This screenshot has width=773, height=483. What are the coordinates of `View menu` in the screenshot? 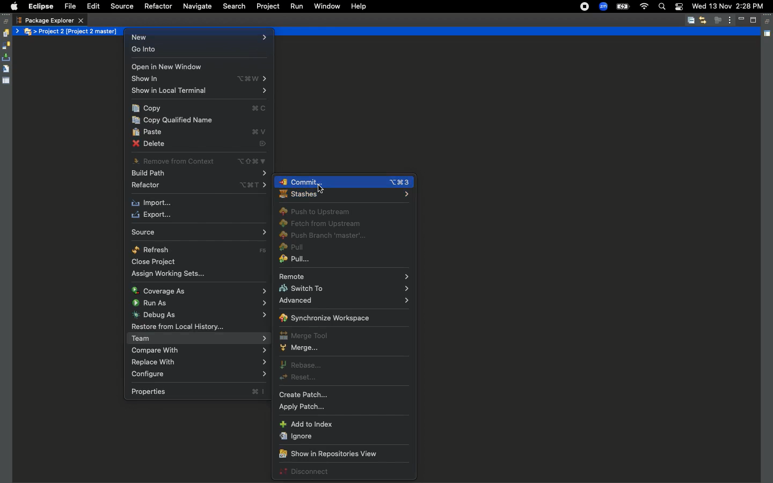 It's located at (730, 19).